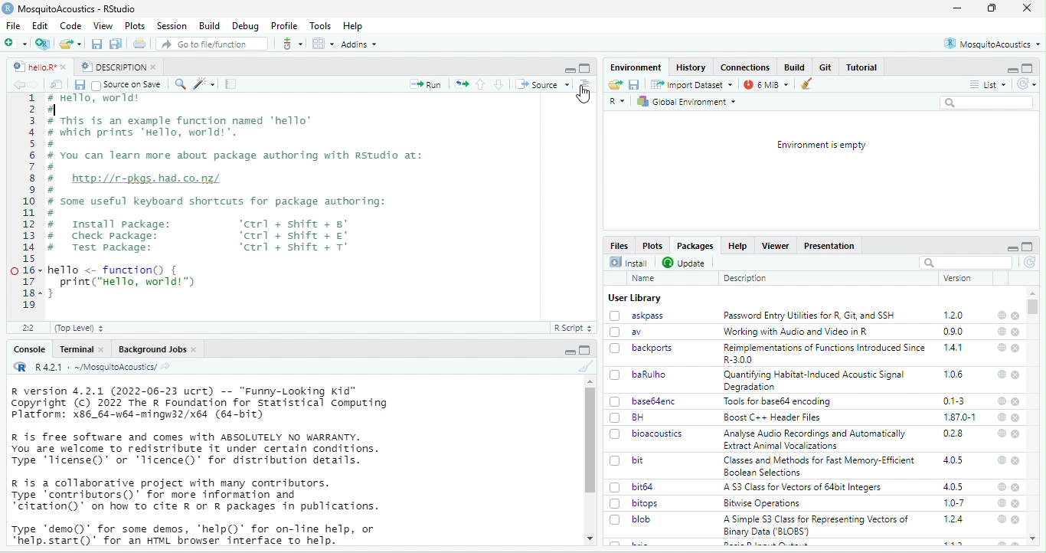  Describe the element at coordinates (824, 354) in the screenshot. I see `Reimplementations of Functions Introduced Since R-3.00` at that location.